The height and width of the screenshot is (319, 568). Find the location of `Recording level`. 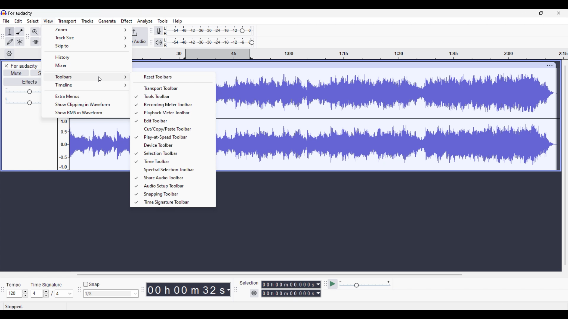

Recording level is located at coordinates (201, 31).